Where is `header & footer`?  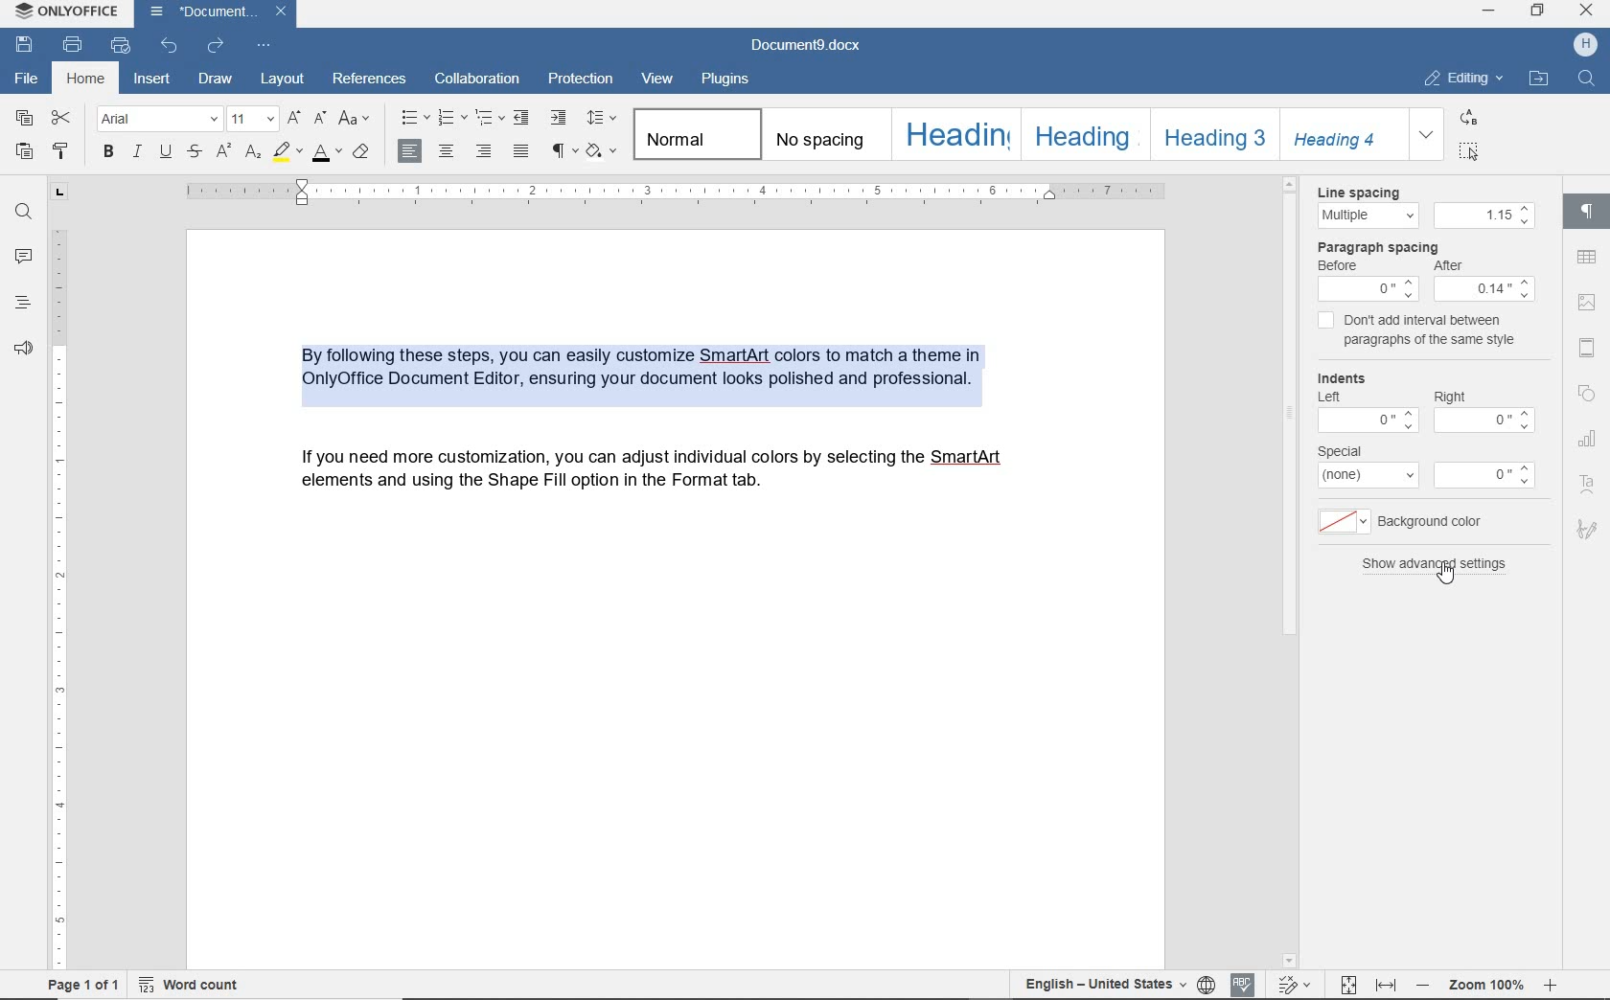 header & footer is located at coordinates (1591, 345).